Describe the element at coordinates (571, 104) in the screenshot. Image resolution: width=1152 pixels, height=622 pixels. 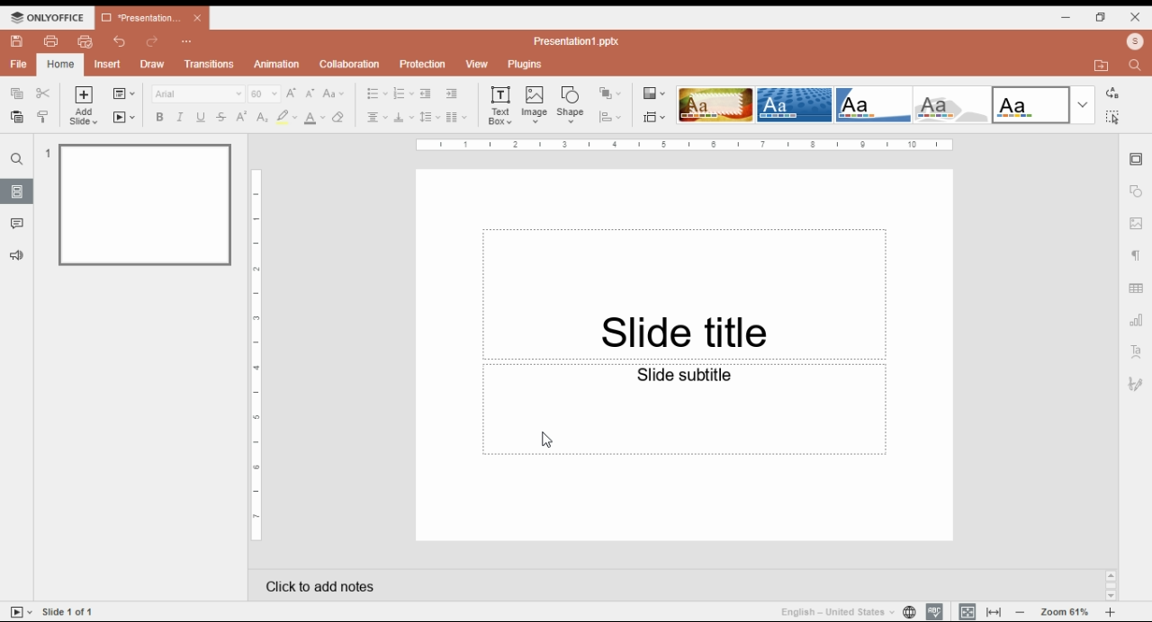
I see `insert shape` at that location.